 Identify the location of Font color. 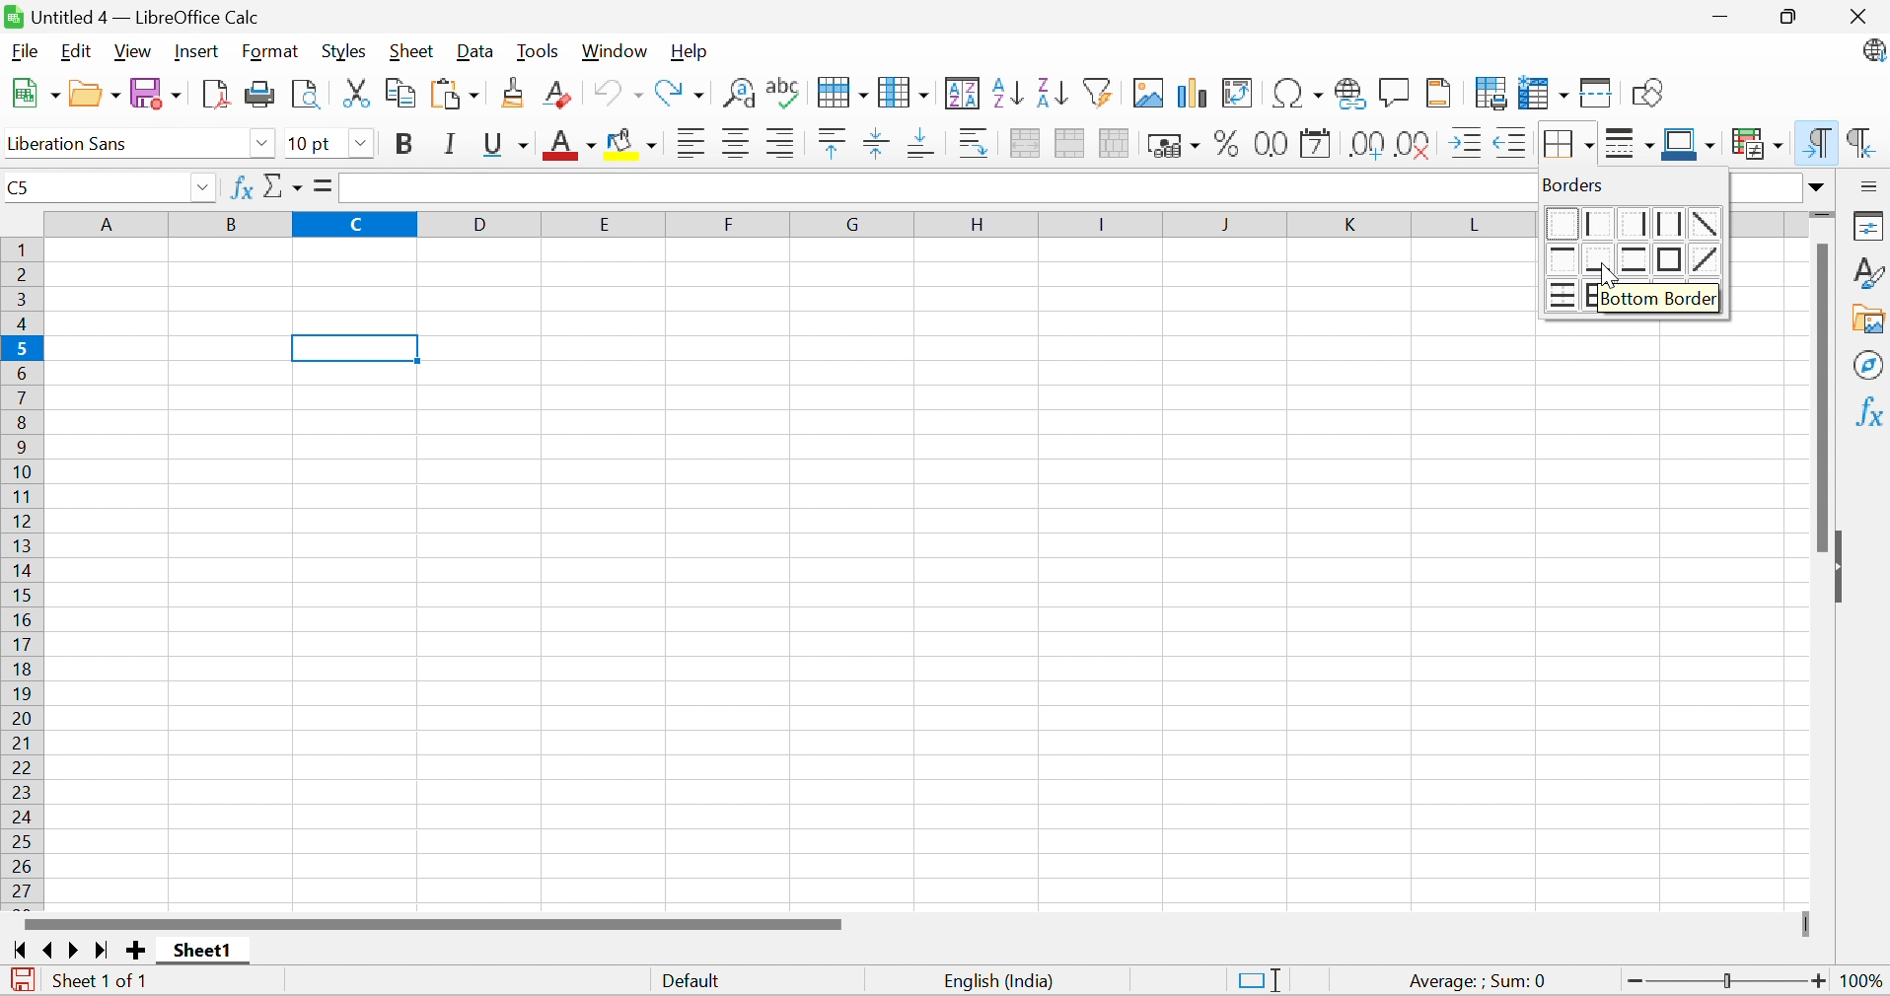
(572, 147).